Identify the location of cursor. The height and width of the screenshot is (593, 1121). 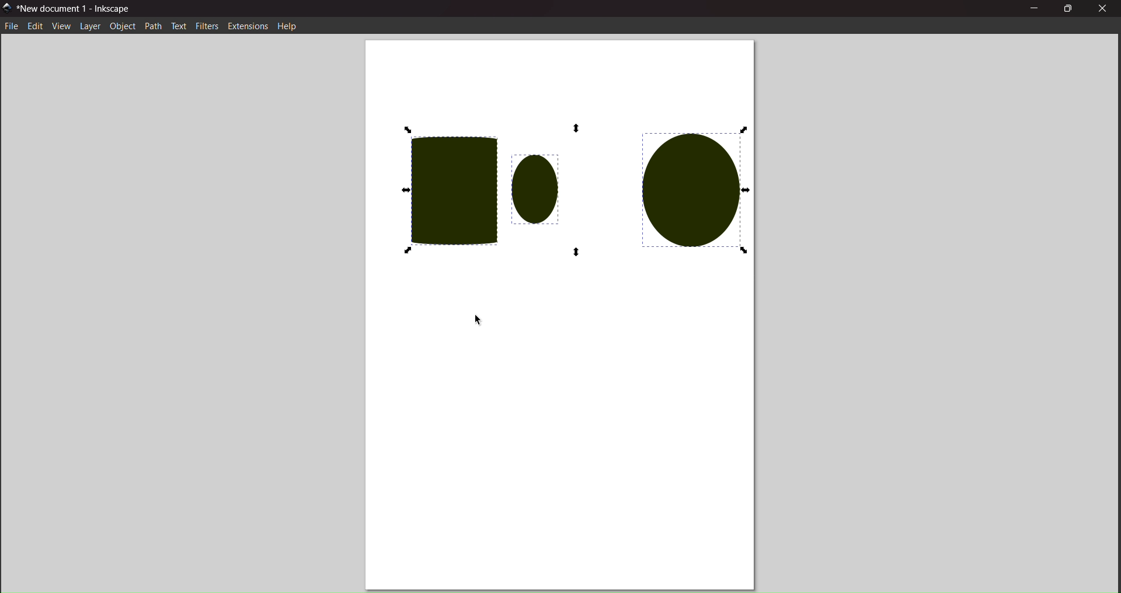
(482, 318).